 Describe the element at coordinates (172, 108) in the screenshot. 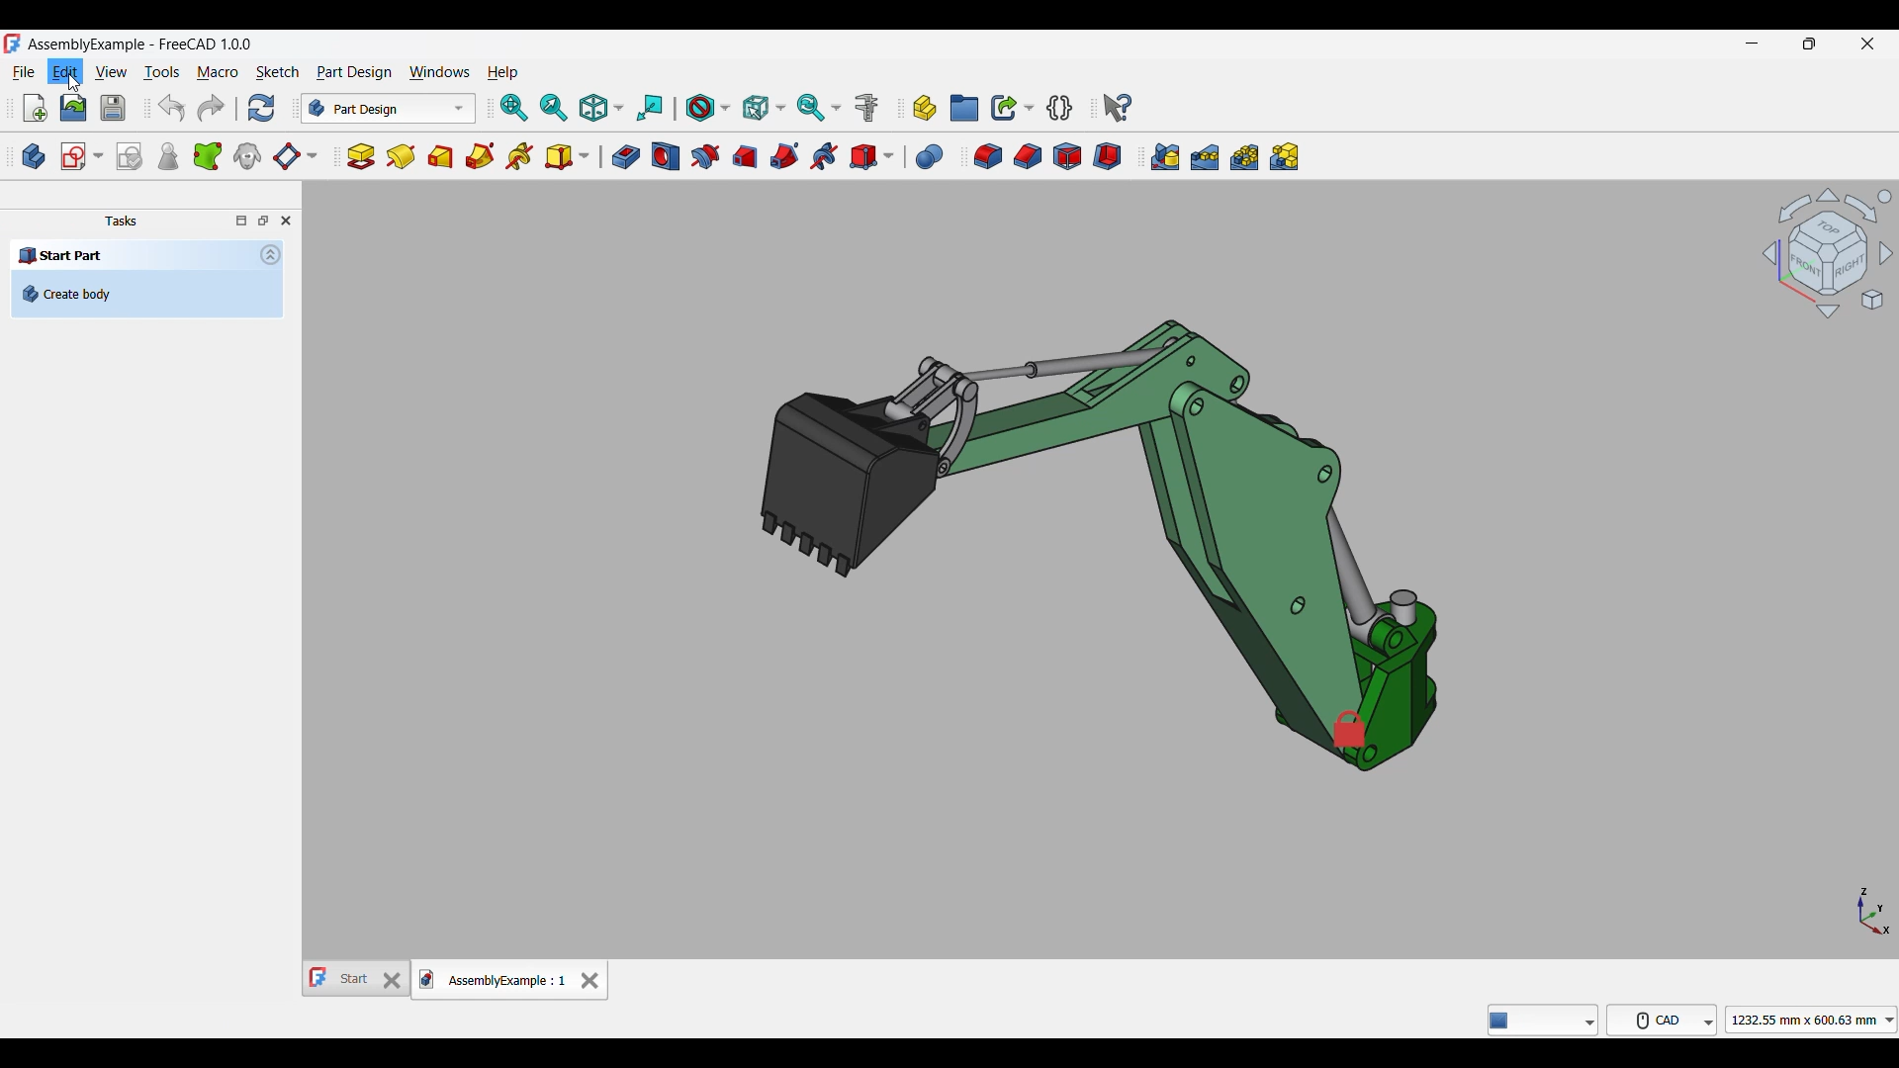

I see `Undo` at that location.